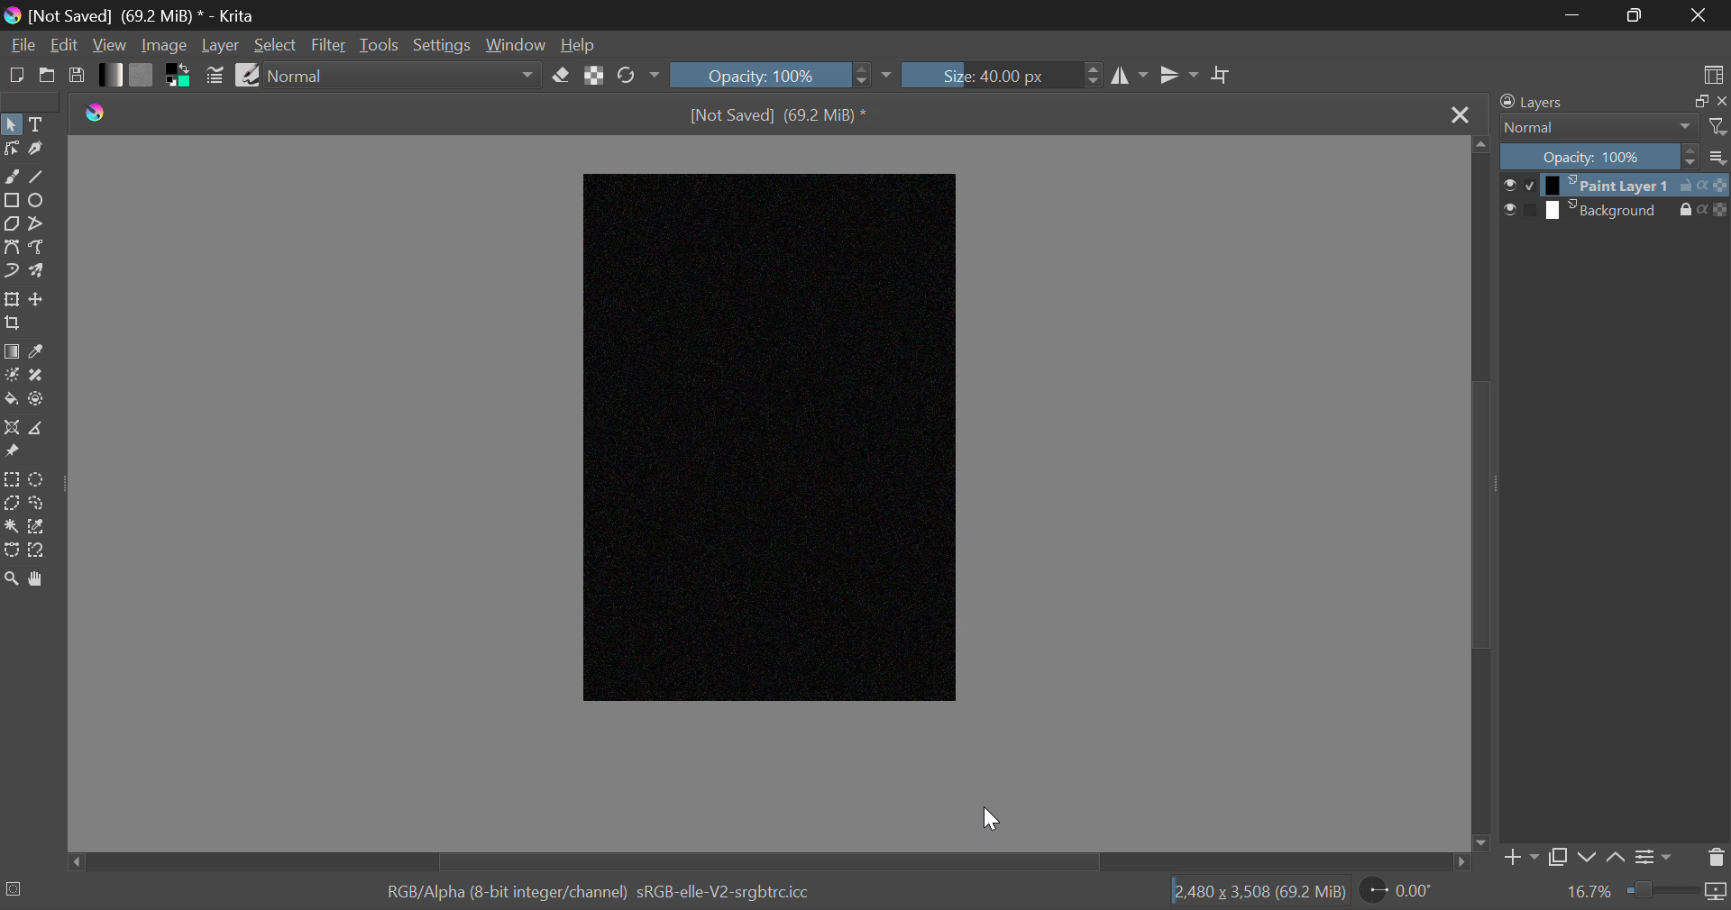  I want to click on move up, so click(1476, 141).